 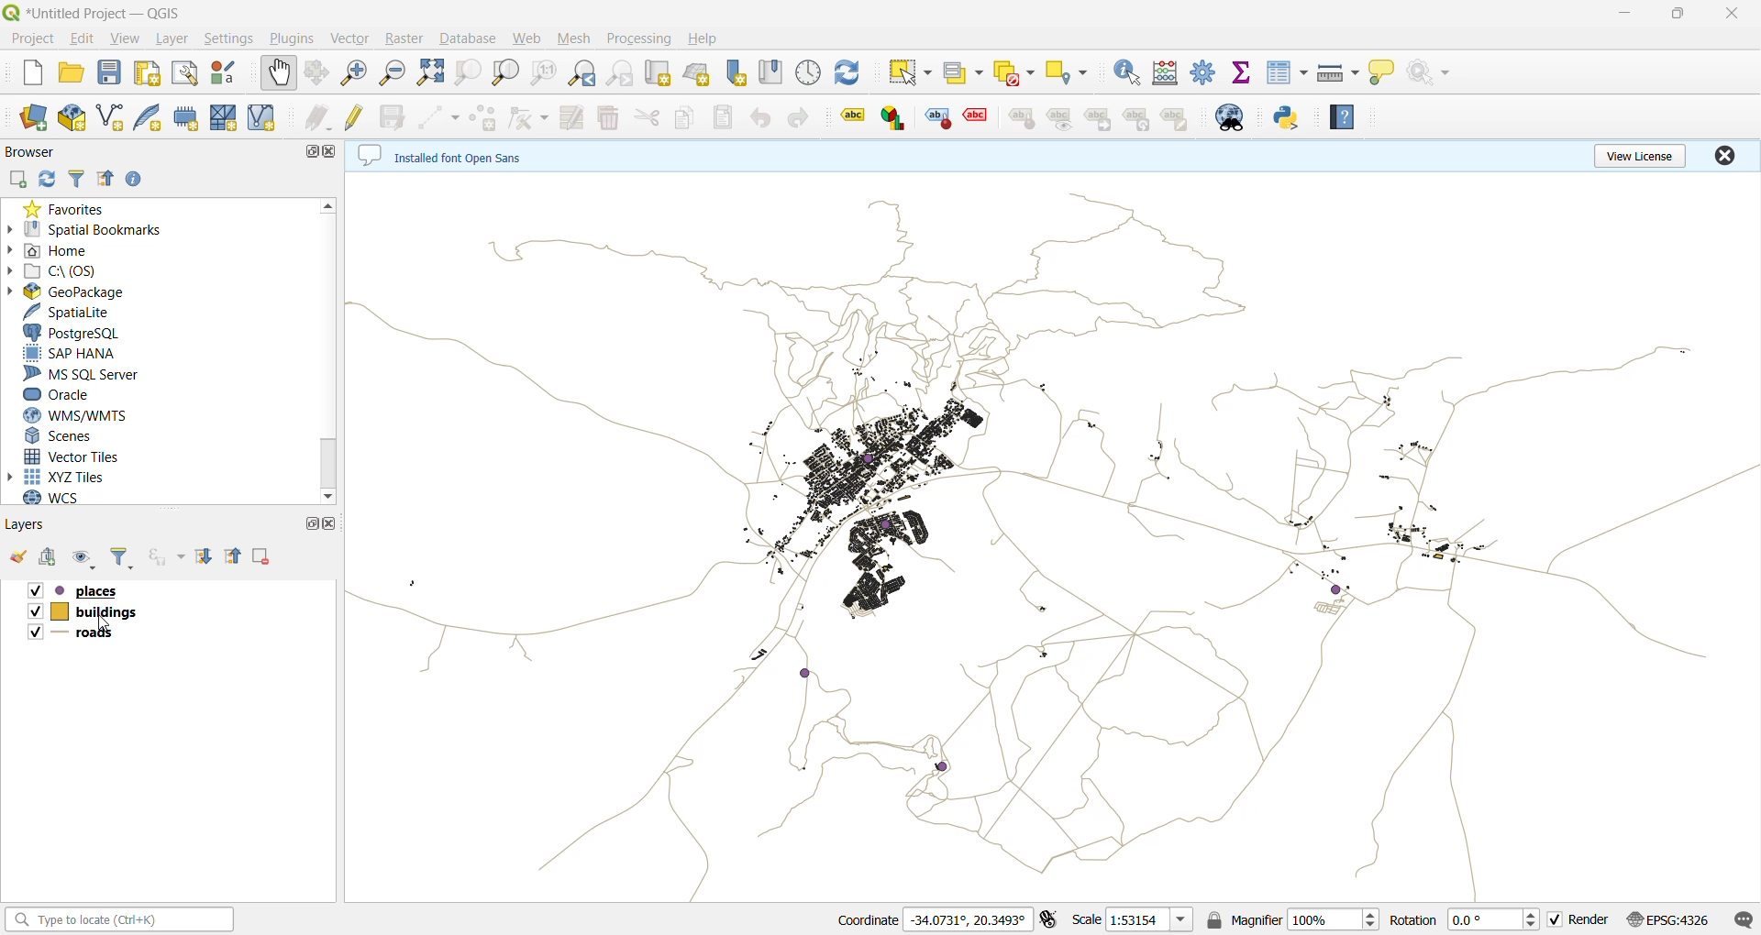 What do you see at coordinates (229, 74) in the screenshot?
I see `style manager` at bounding box center [229, 74].